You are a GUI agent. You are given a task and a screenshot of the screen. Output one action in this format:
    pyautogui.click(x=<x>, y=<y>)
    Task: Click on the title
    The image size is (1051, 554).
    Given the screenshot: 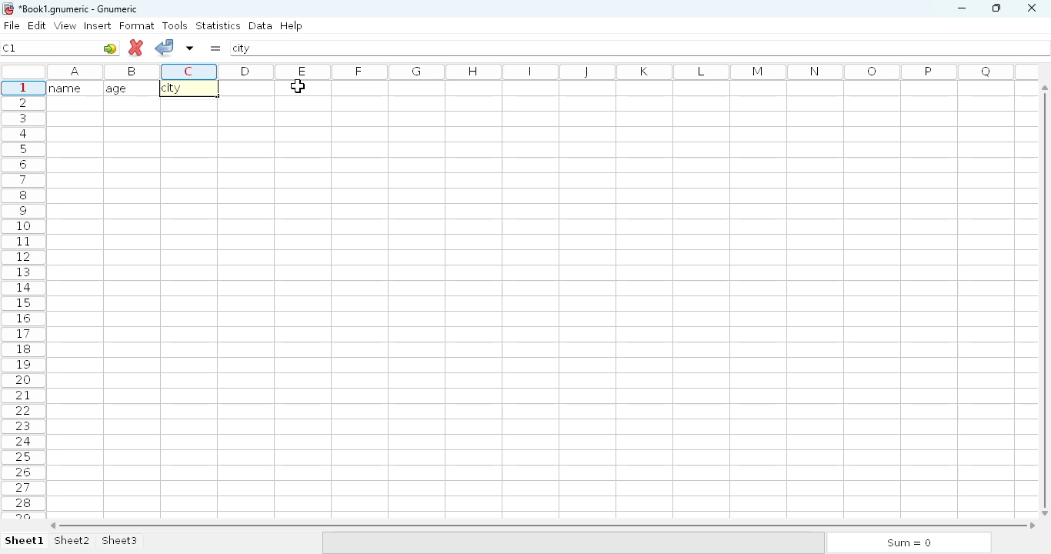 What is the action you would take?
    pyautogui.click(x=79, y=9)
    